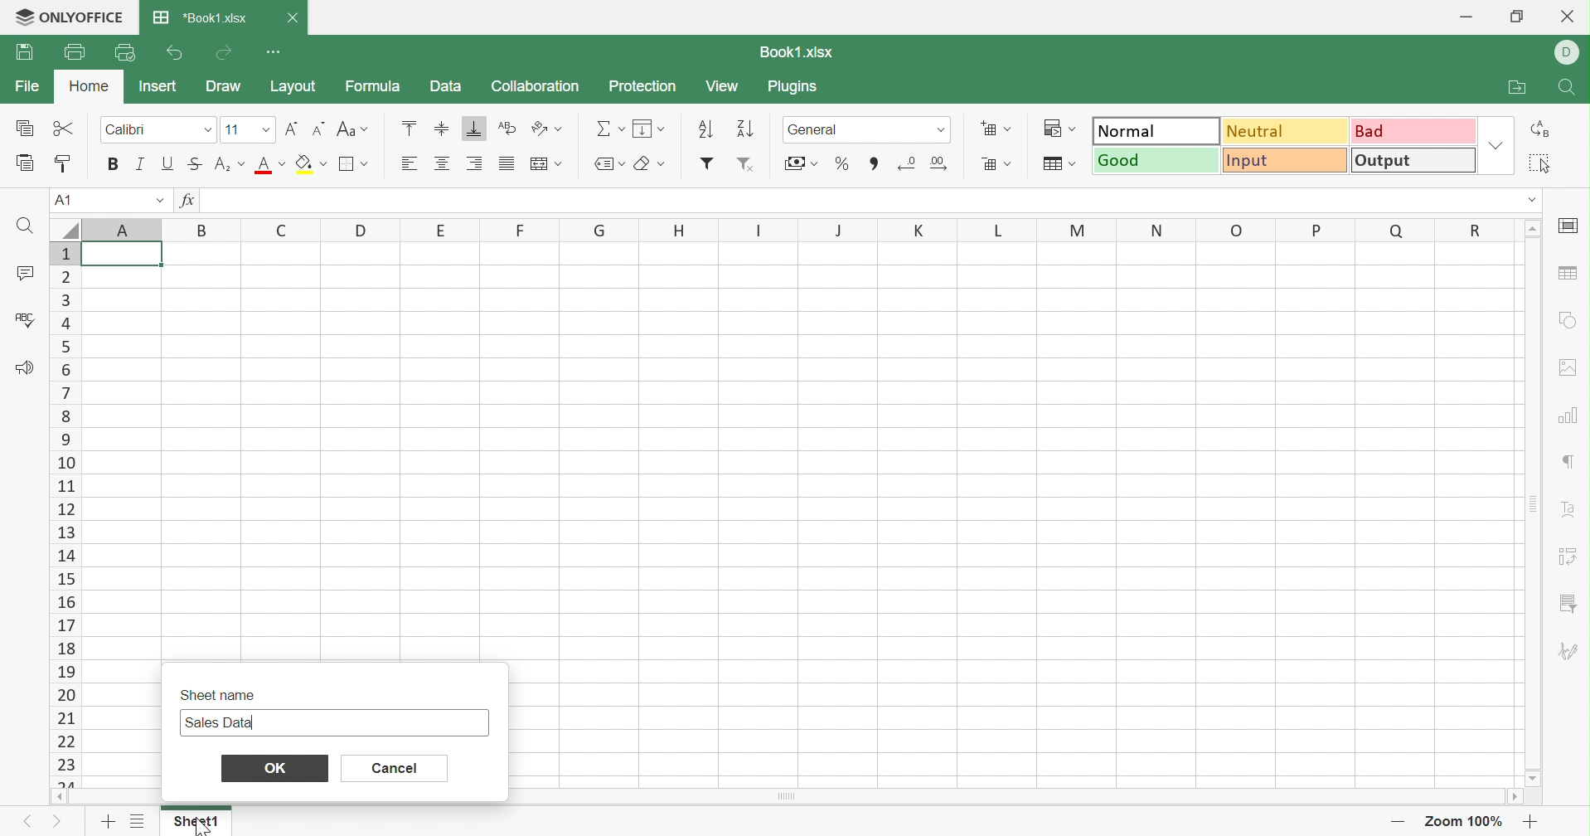 The image size is (1590, 836). I want to click on Calibri, so click(138, 127).